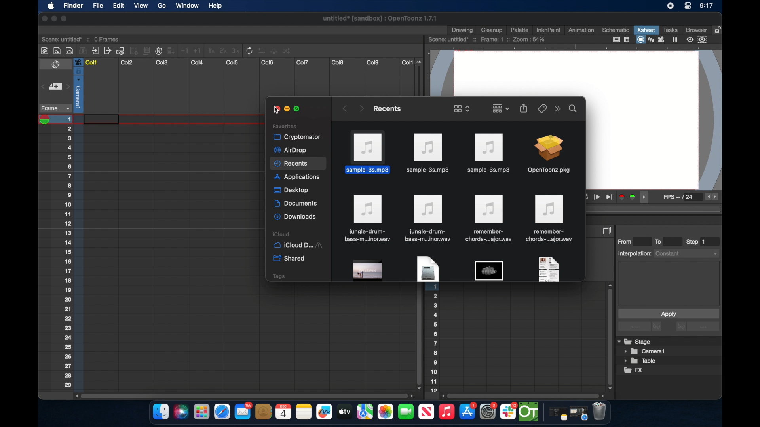 The image size is (760, 427). What do you see at coordinates (161, 412) in the screenshot?
I see `finder` at bounding box center [161, 412].